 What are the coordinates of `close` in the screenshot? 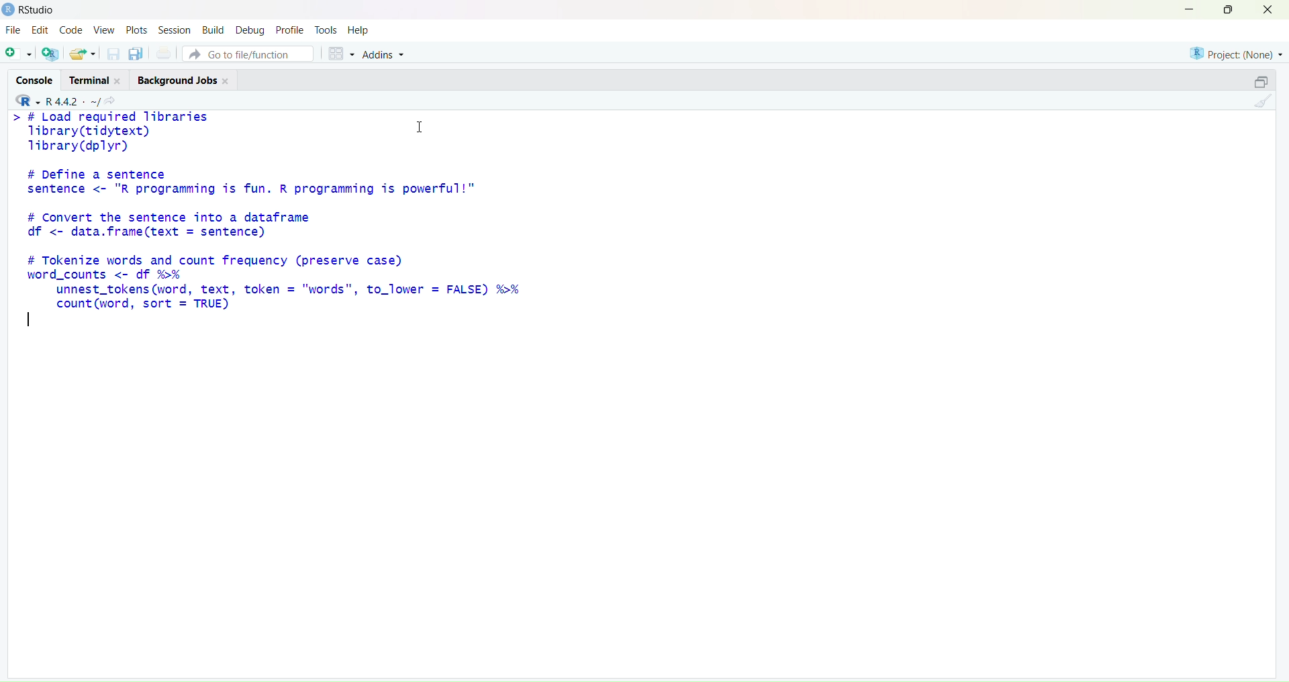 It's located at (1268, 10).